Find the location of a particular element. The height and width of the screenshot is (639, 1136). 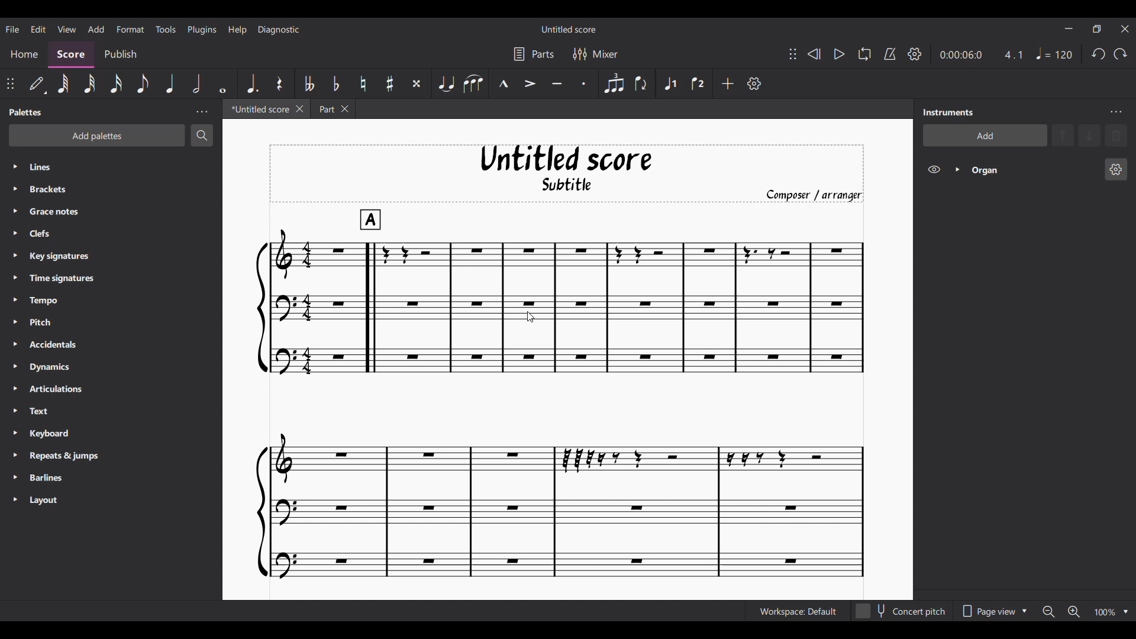

Looping playback is located at coordinates (864, 54).